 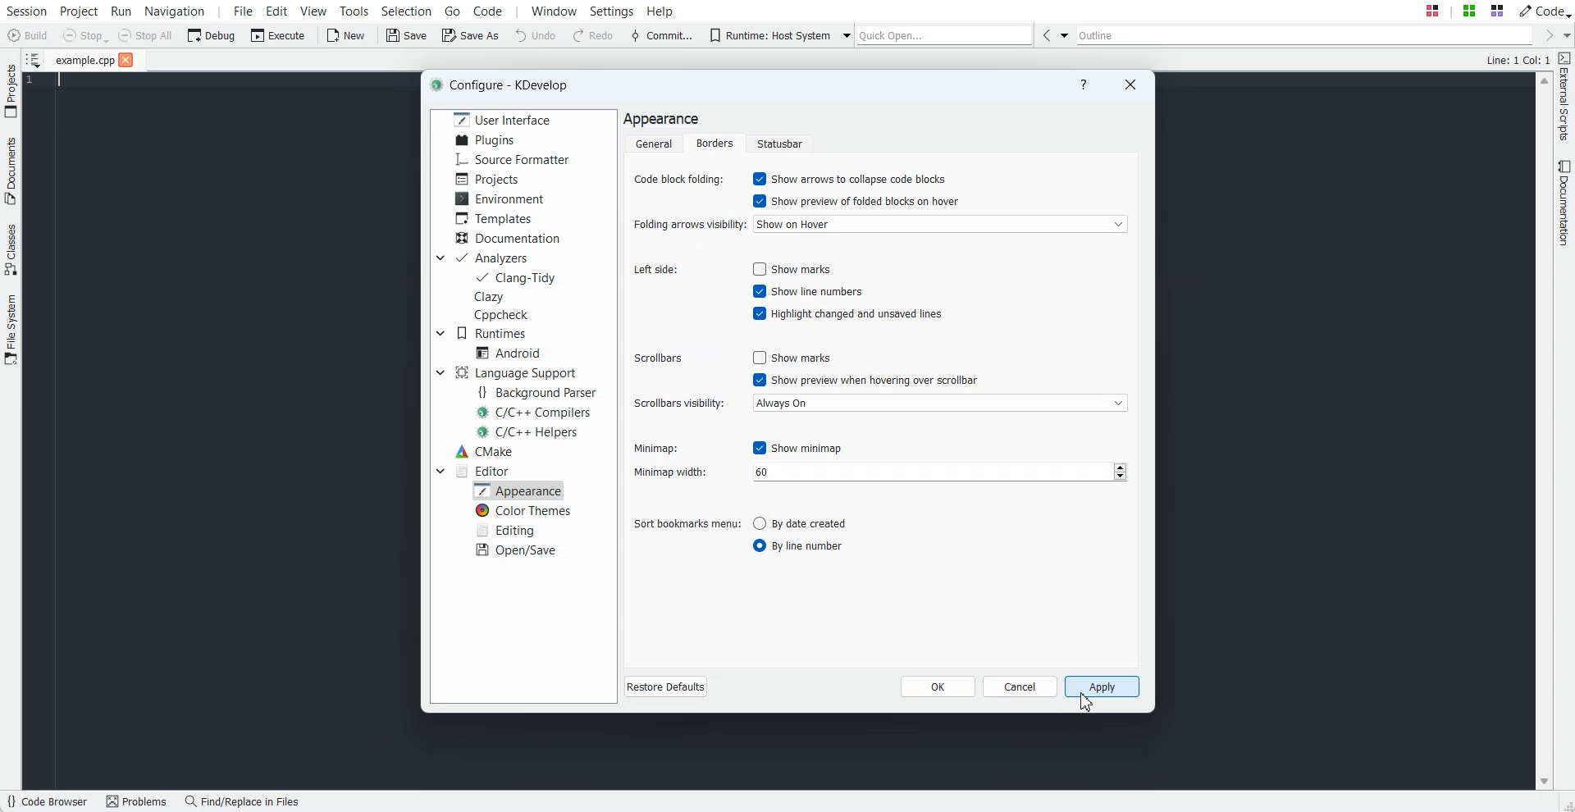 What do you see at coordinates (1045, 34) in the screenshot?
I see `Go Back` at bounding box center [1045, 34].